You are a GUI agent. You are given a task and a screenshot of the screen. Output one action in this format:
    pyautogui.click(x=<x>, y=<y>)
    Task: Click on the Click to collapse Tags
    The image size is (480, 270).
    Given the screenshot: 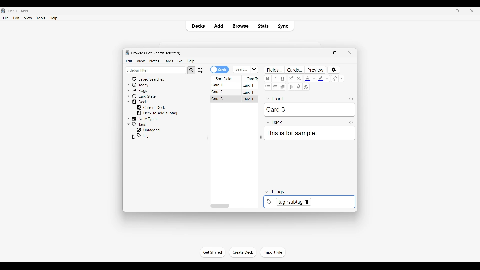 What is the action you would take?
    pyautogui.click(x=128, y=124)
    